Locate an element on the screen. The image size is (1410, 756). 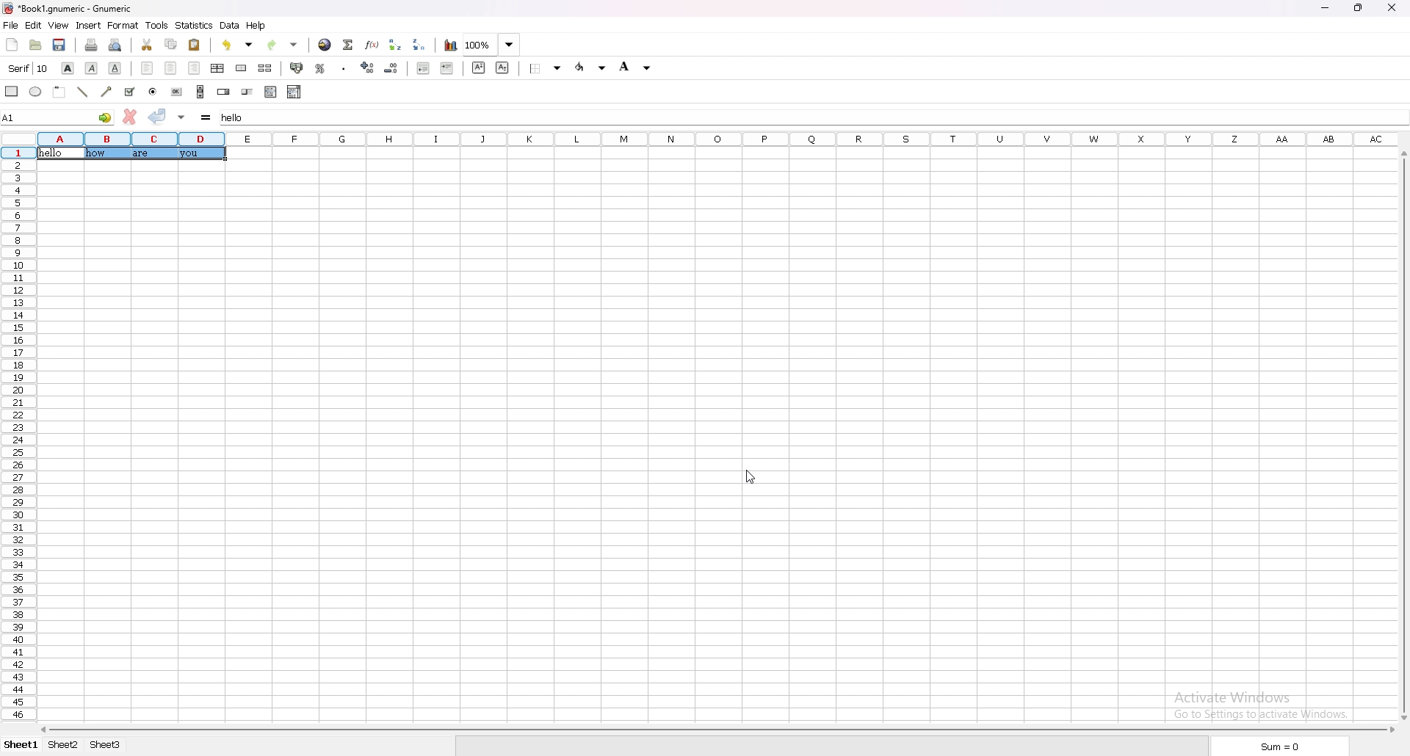
italic is located at coordinates (92, 68).